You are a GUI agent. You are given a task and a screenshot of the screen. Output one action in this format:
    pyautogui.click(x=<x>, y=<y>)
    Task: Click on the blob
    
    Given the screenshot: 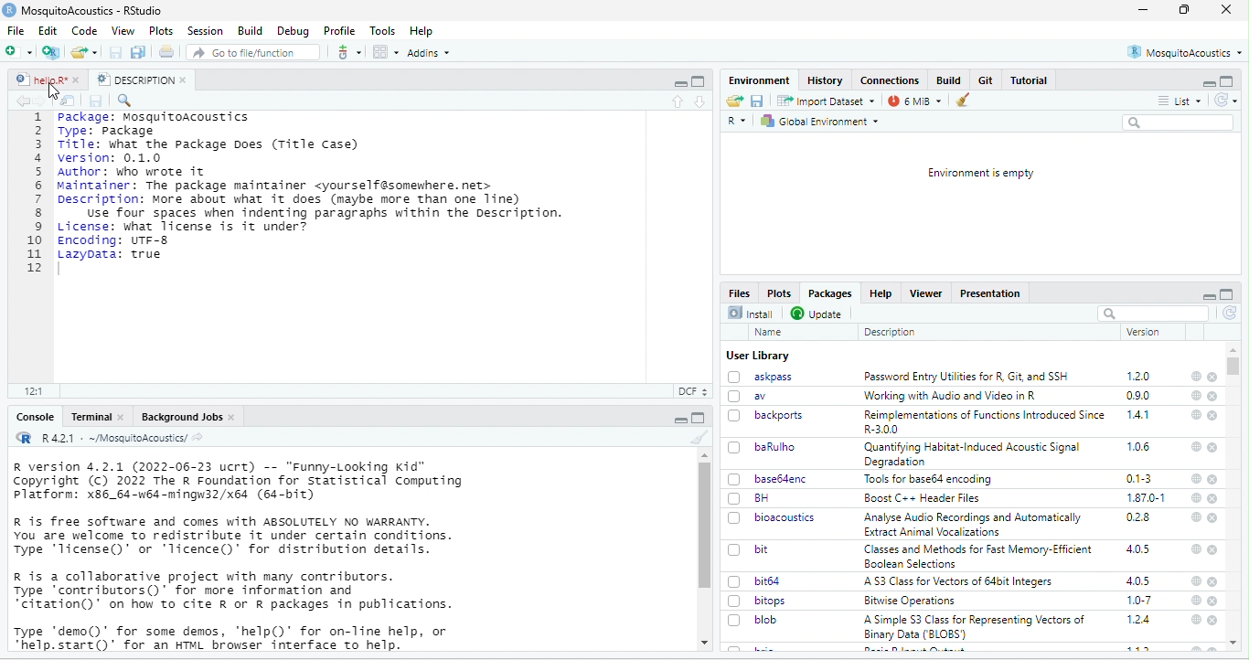 What is the action you would take?
    pyautogui.click(x=756, y=620)
    